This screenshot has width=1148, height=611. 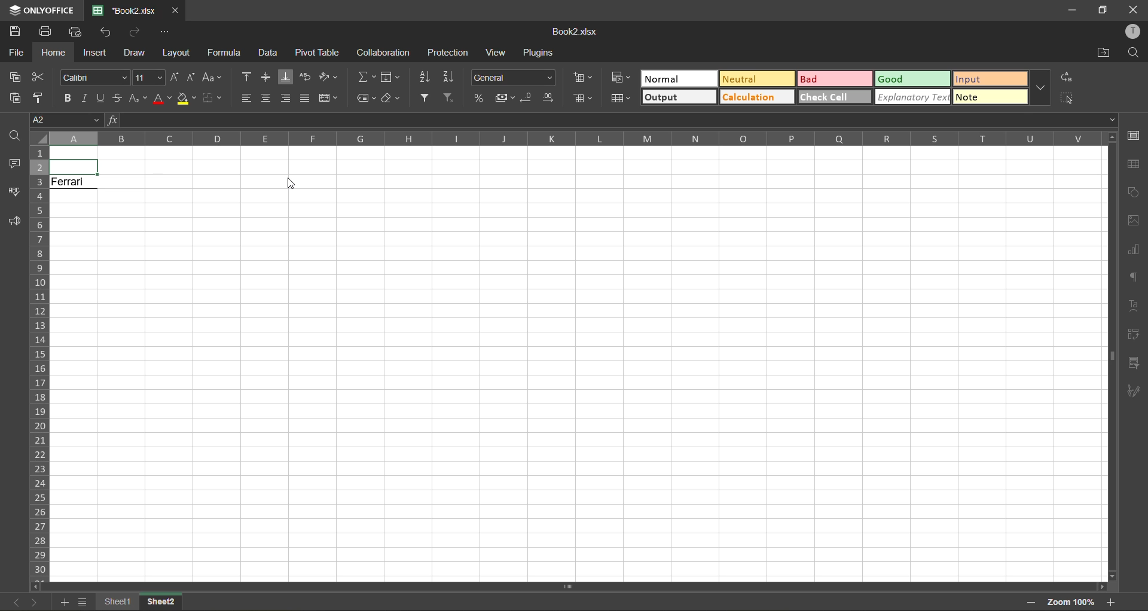 What do you see at coordinates (1110, 356) in the screenshot?
I see `Scrollbar` at bounding box center [1110, 356].